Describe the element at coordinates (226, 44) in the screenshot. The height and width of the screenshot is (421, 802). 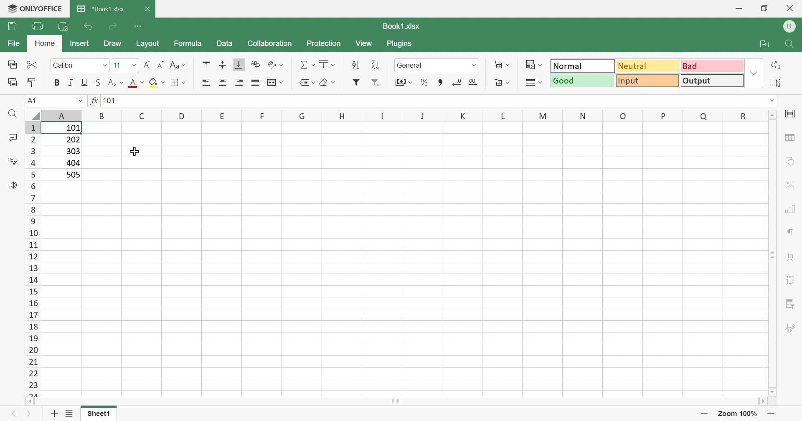
I see `Data` at that location.